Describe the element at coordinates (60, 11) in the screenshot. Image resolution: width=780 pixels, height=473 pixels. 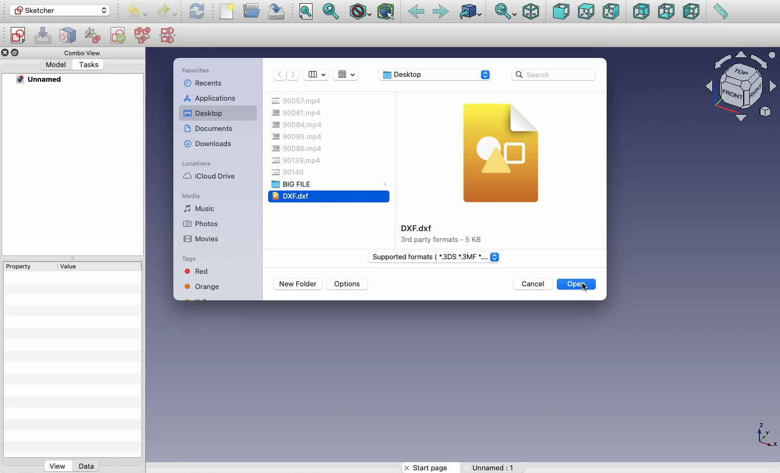
I see `Workbench` at that location.